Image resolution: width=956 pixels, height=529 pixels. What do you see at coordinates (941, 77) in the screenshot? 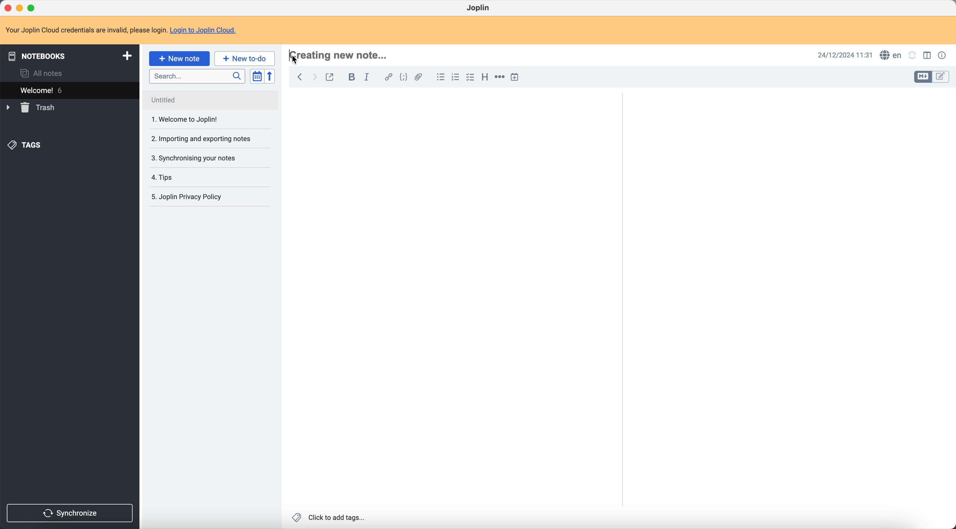
I see `toggle edit layout` at bounding box center [941, 77].